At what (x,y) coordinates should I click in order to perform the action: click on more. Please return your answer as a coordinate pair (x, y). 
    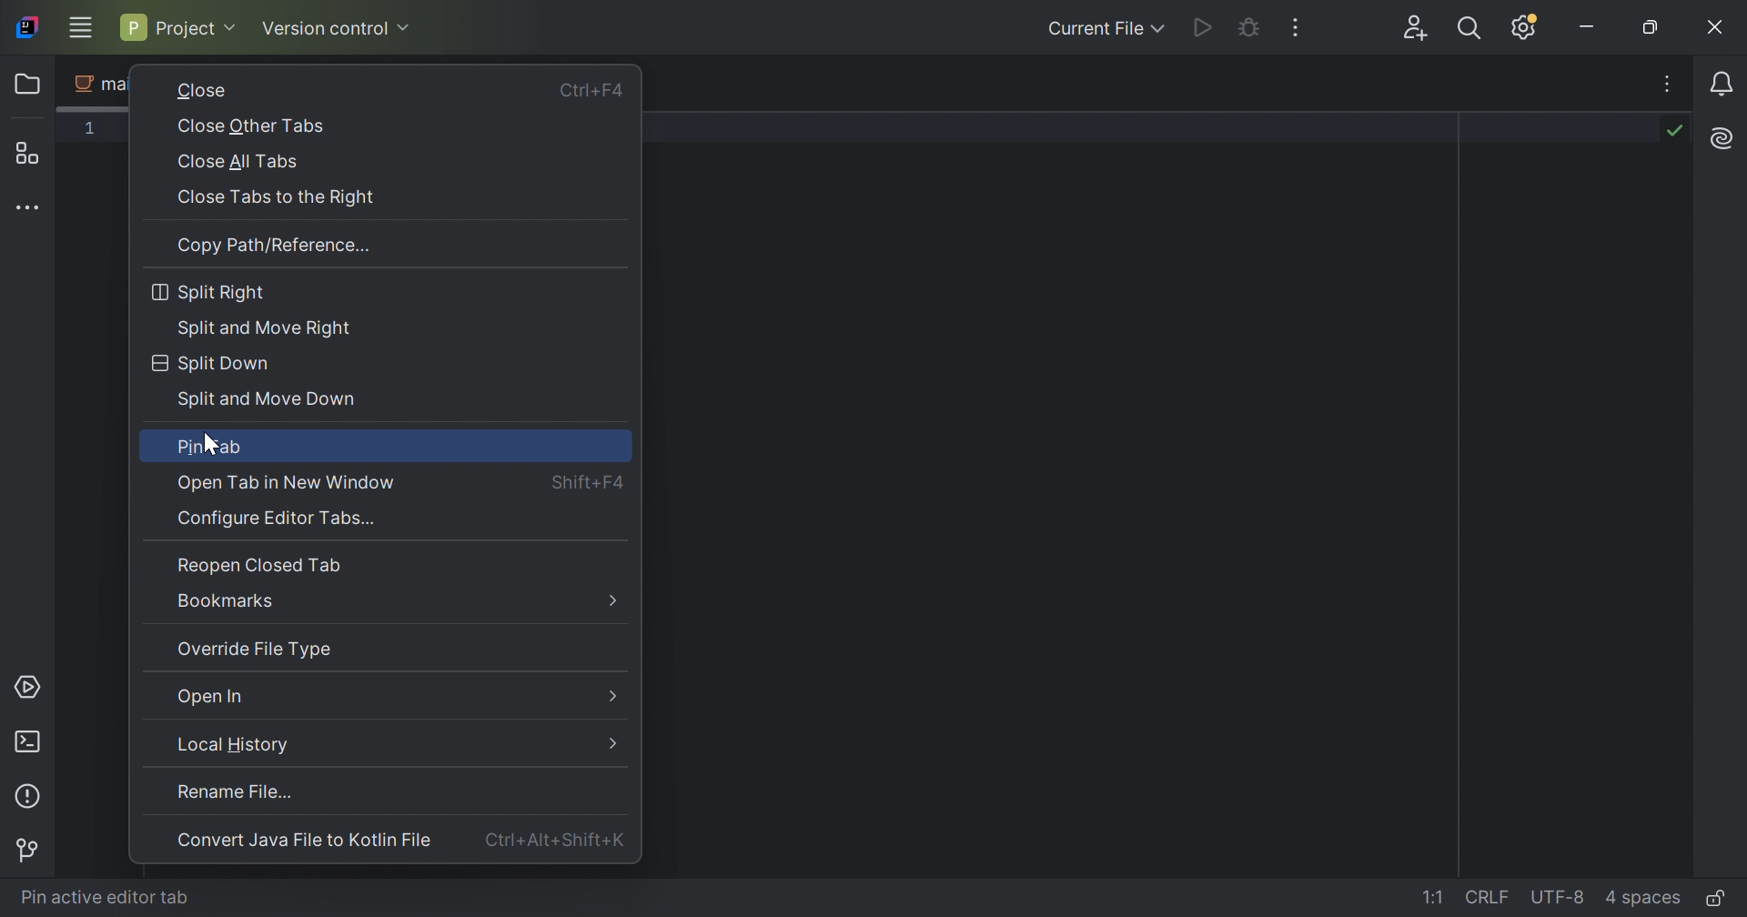
    Looking at the image, I should click on (611, 741).